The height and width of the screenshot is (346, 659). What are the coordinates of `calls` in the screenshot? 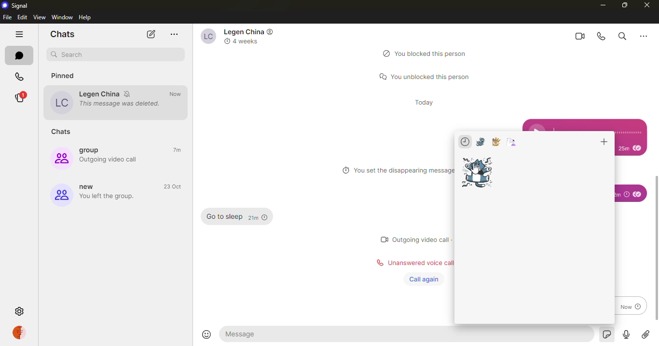 It's located at (18, 77).